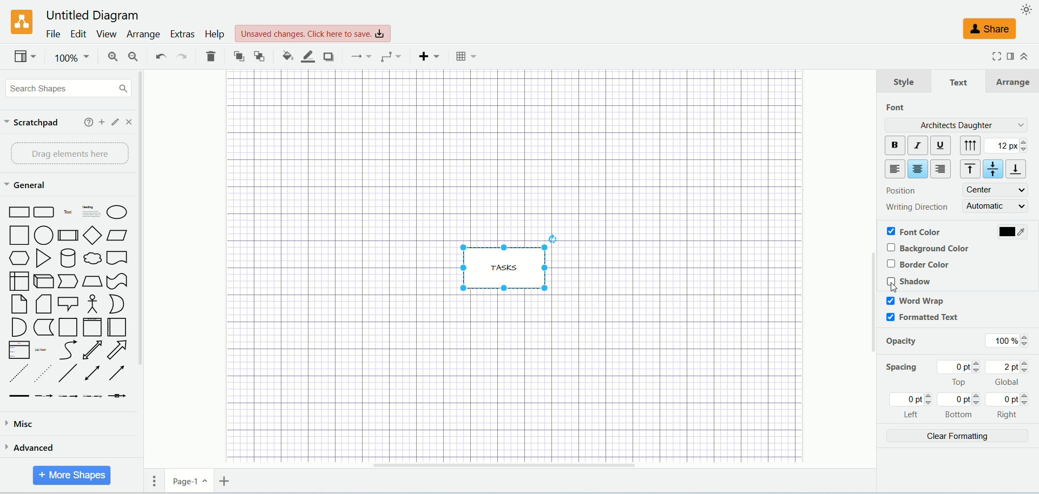  What do you see at coordinates (146, 265) in the screenshot?
I see `vertical scroll bar` at bounding box center [146, 265].